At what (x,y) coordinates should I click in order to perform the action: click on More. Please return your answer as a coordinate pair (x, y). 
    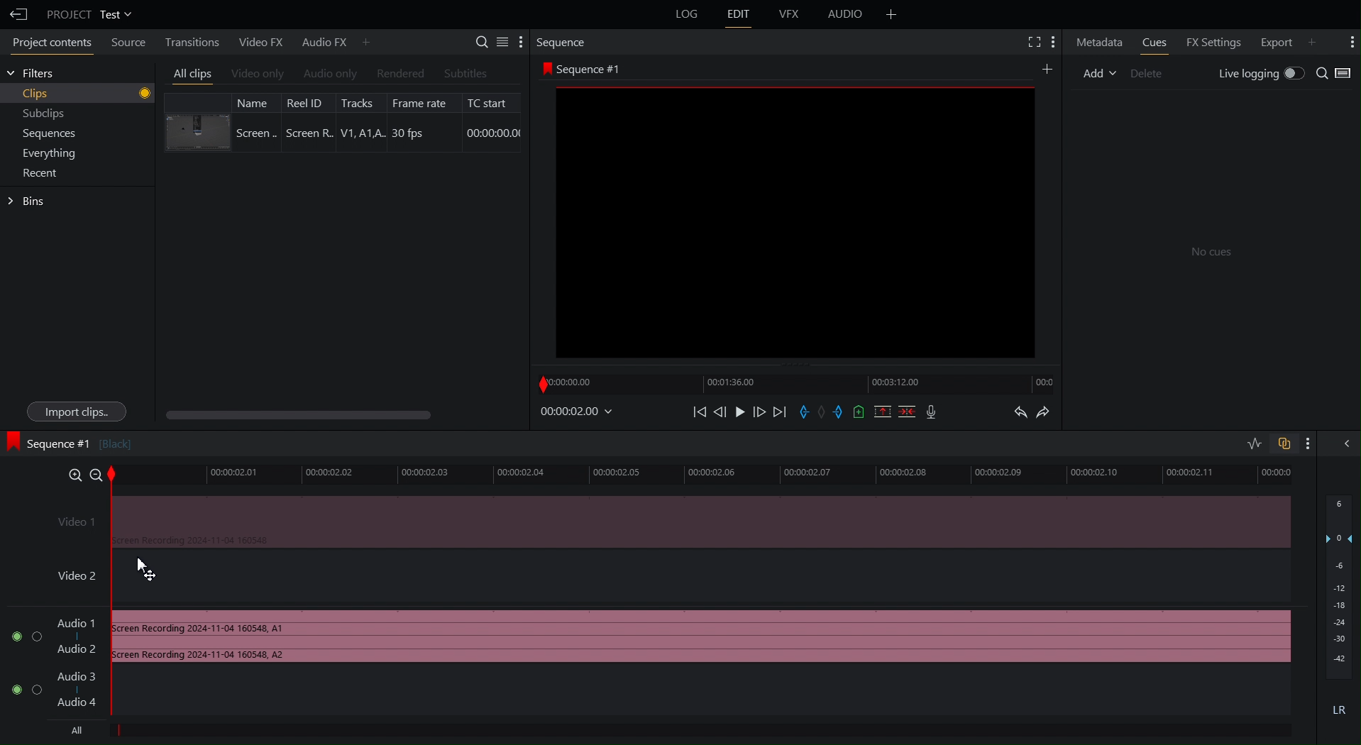
    Looking at the image, I should click on (1348, 42).